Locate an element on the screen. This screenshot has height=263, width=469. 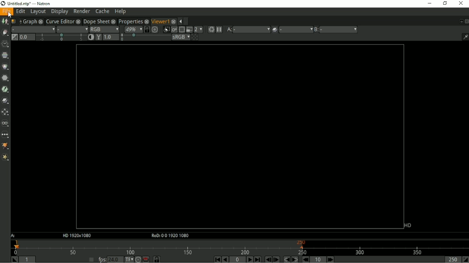
Image is located at coordinates (5, 21).